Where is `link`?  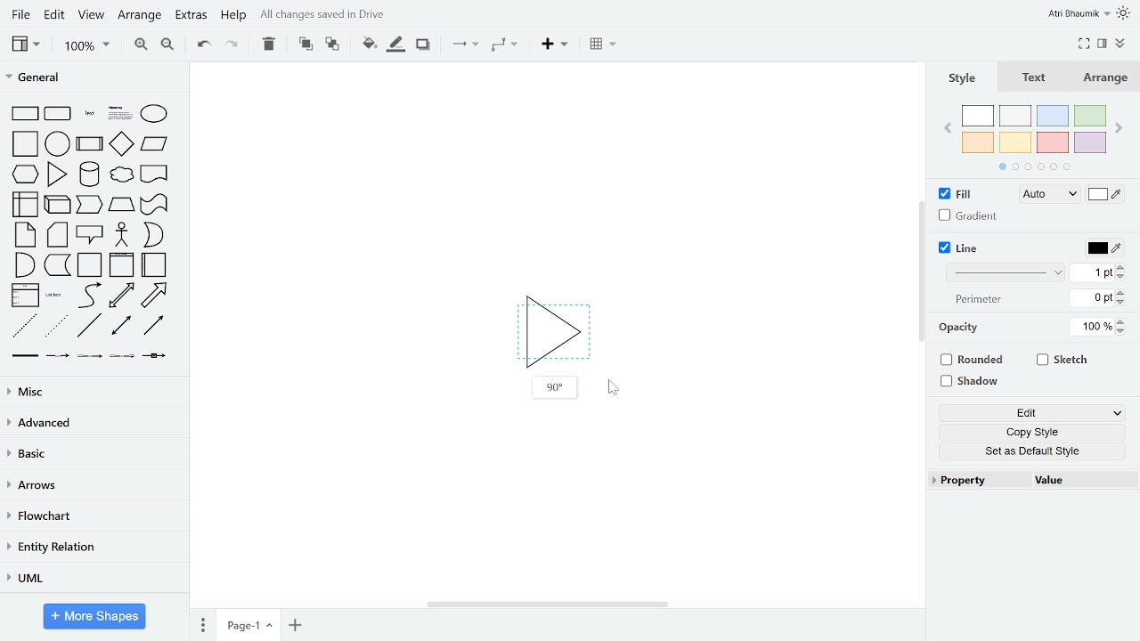
link is located at coordinates (24, 358).